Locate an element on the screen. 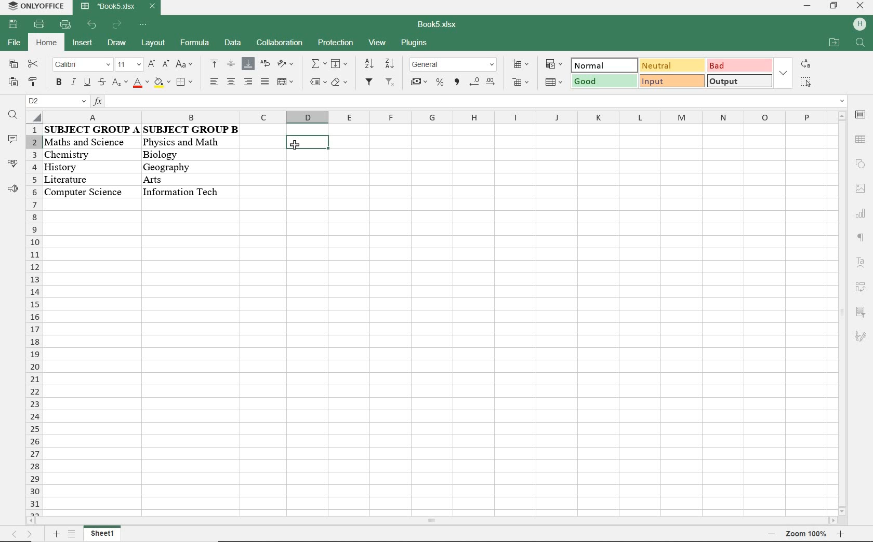 The width and height of the screenshot is (873, 542). percent style is located at coordinates (441, 83).